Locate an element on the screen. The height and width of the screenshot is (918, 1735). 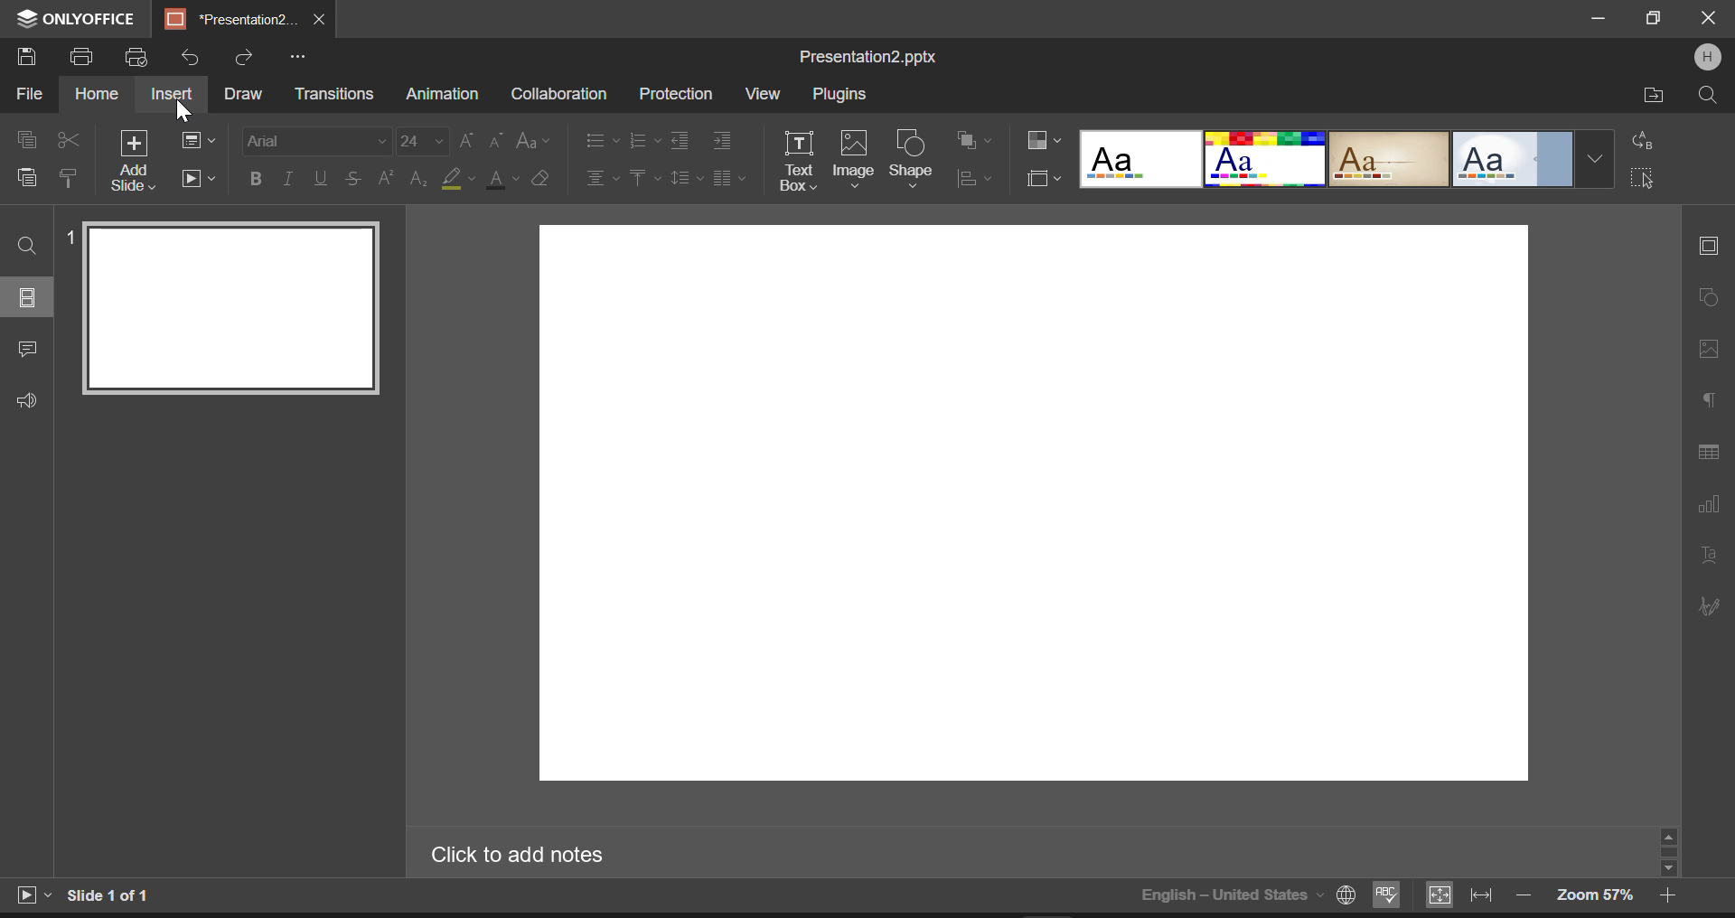
Feedback & Support is located at coordinates (26, 401).